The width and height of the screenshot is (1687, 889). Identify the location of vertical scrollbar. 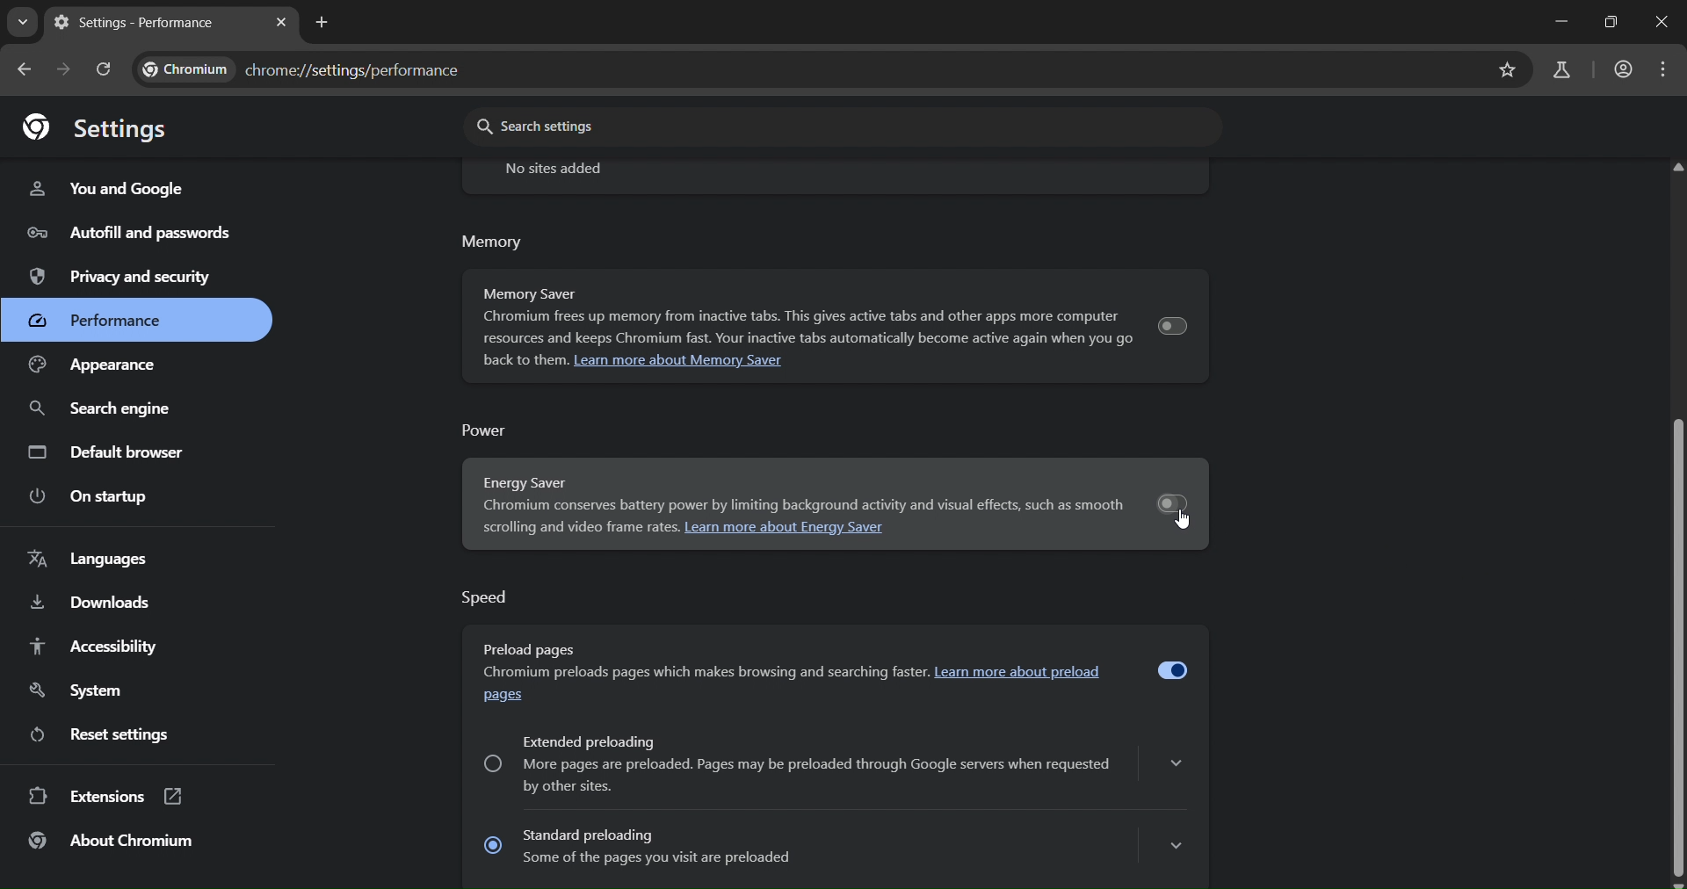
(1676, 542).